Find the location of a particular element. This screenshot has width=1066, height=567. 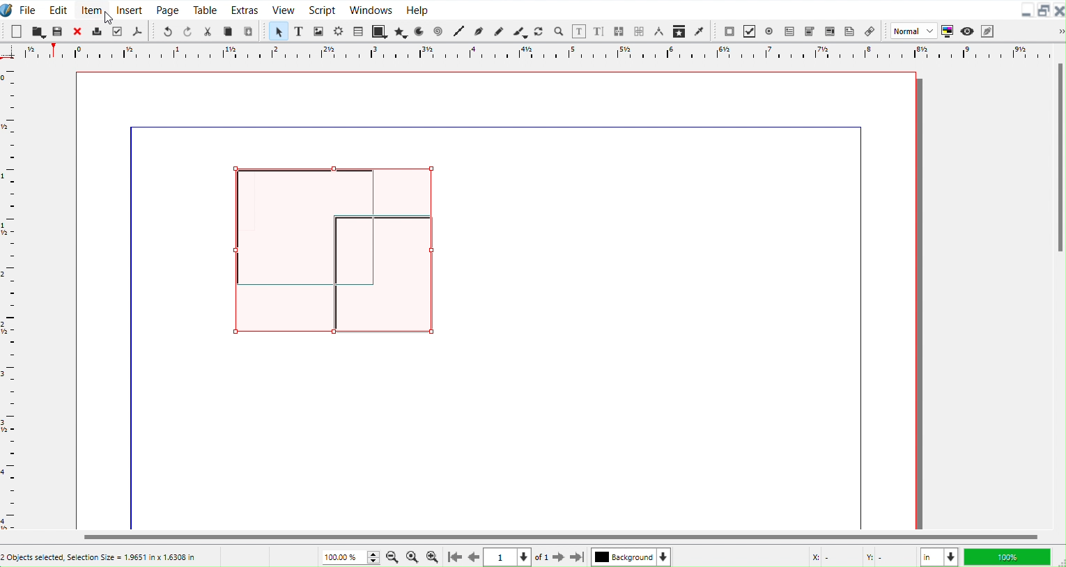

Measurement in Inches  is located at coordinates (939, 557).